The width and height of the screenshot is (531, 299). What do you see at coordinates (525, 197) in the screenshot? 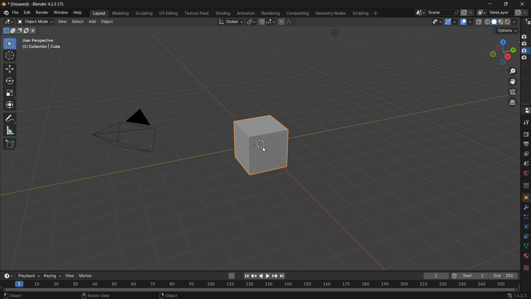
I see `object` at bounding box center [525, 197].